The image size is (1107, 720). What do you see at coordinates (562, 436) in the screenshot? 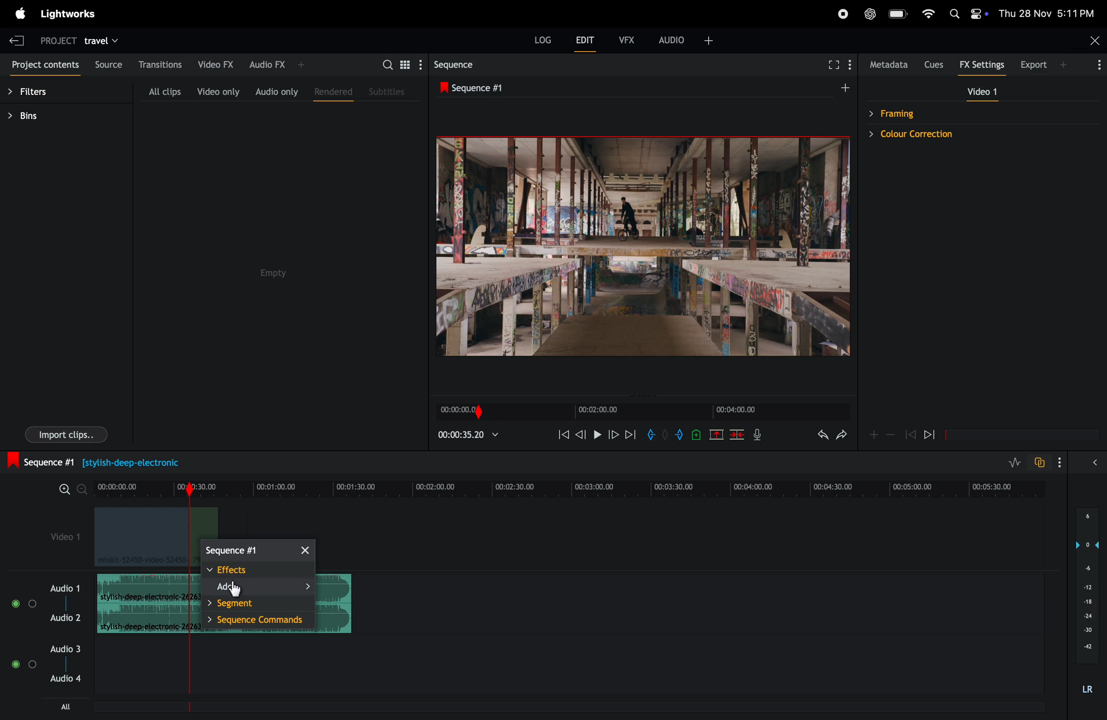
I see `rewind` at bounding box center [562, 436].